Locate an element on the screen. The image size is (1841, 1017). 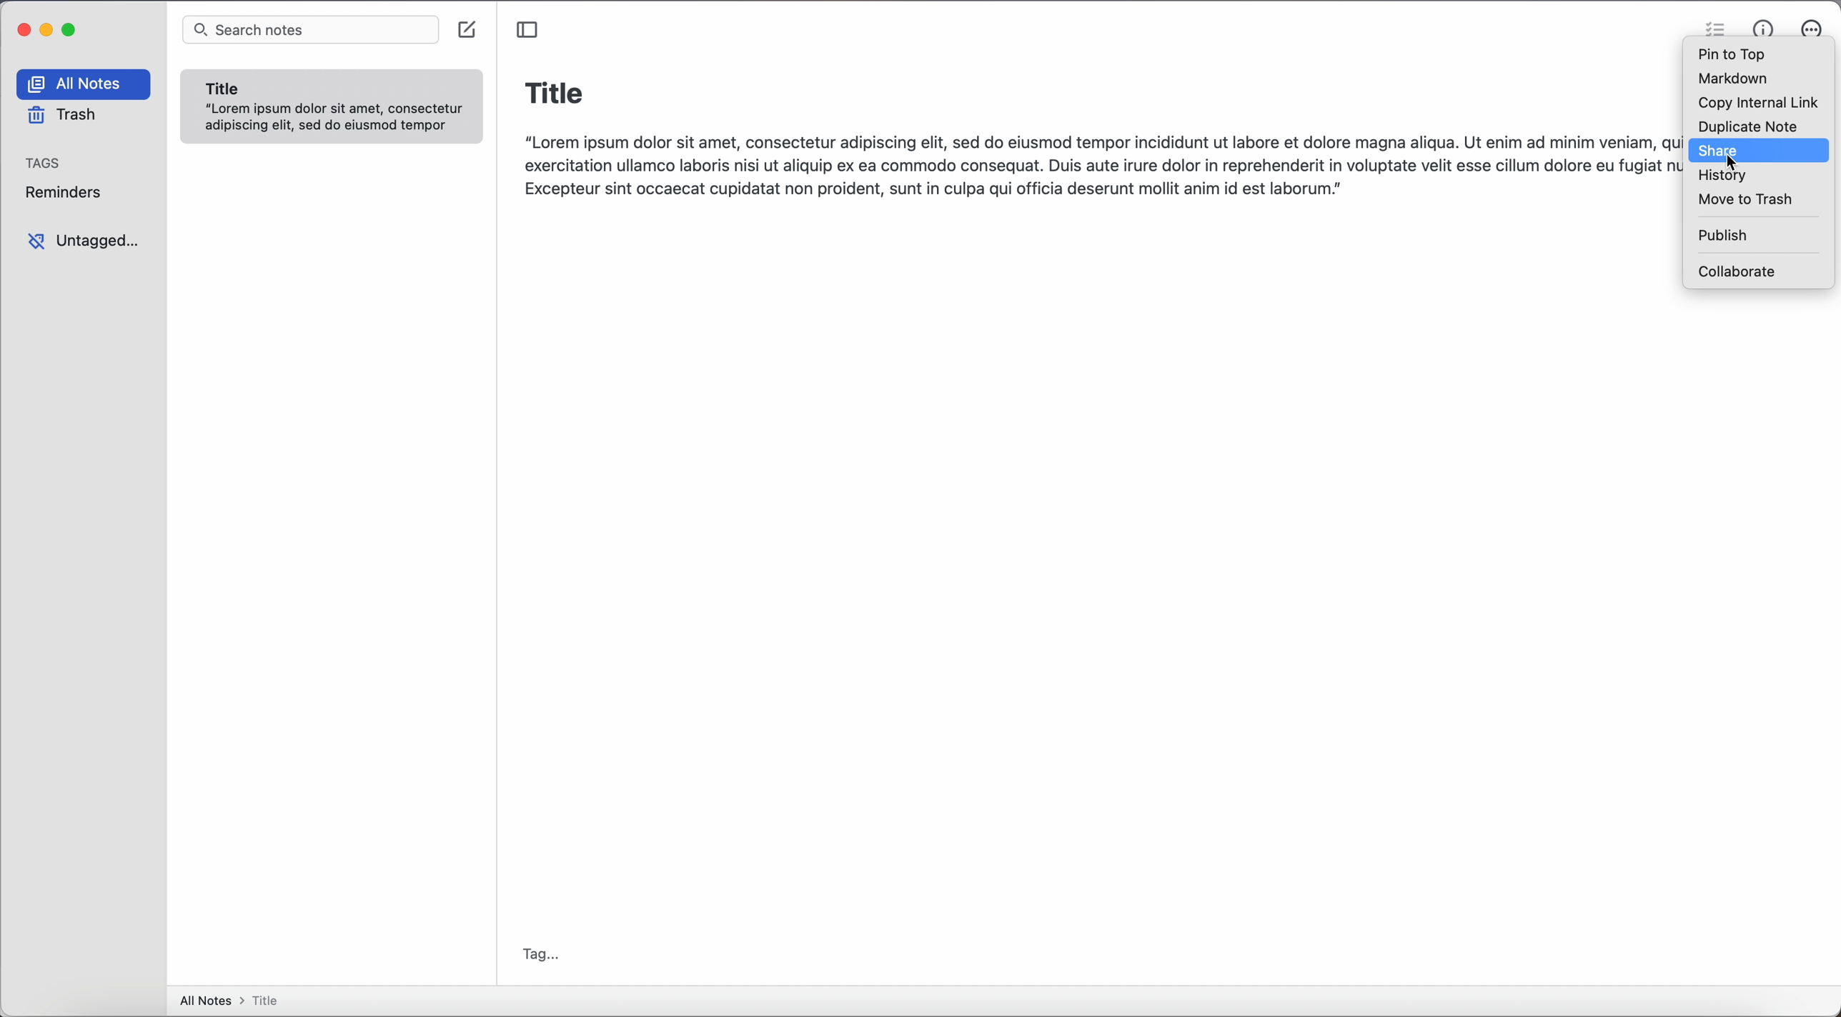
minimize app is located at coordinates (47, 30).